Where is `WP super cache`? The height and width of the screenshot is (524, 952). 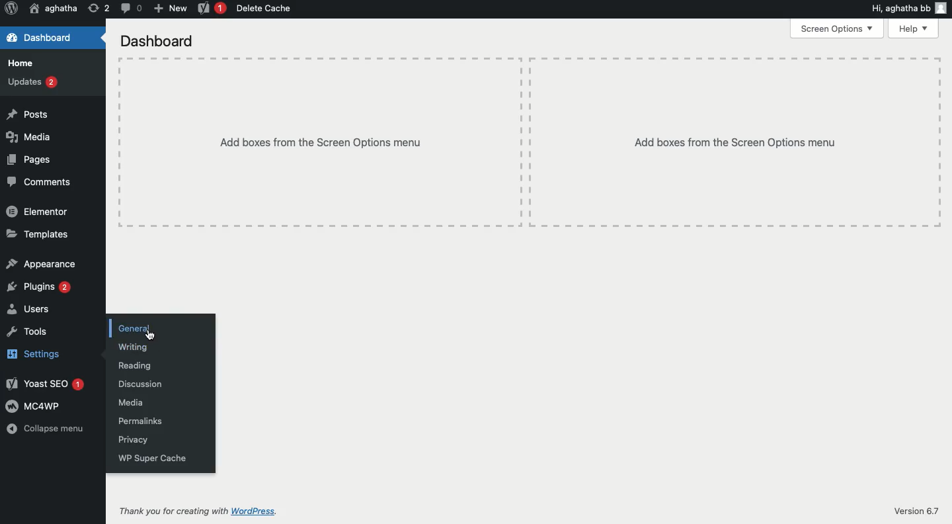
WP super cache is located at coordinates (149, 457).